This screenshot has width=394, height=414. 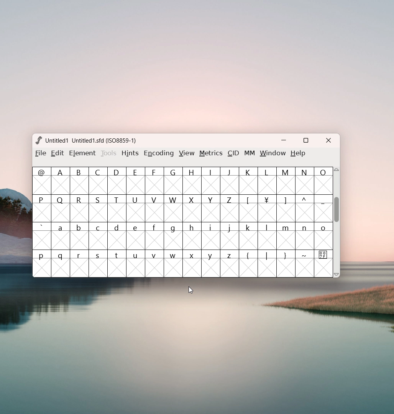 What do you see at coordinates (136, 264) in the screenshot?
I see `u` at bounding box center [136, 264].